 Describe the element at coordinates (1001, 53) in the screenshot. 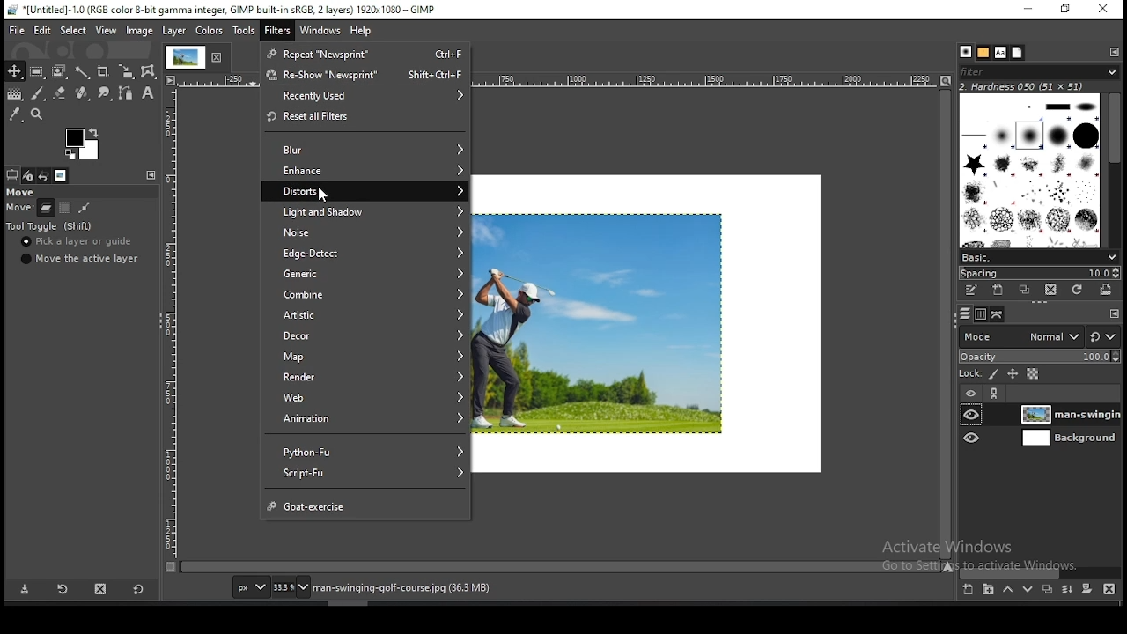

I see `fonts` at that location.